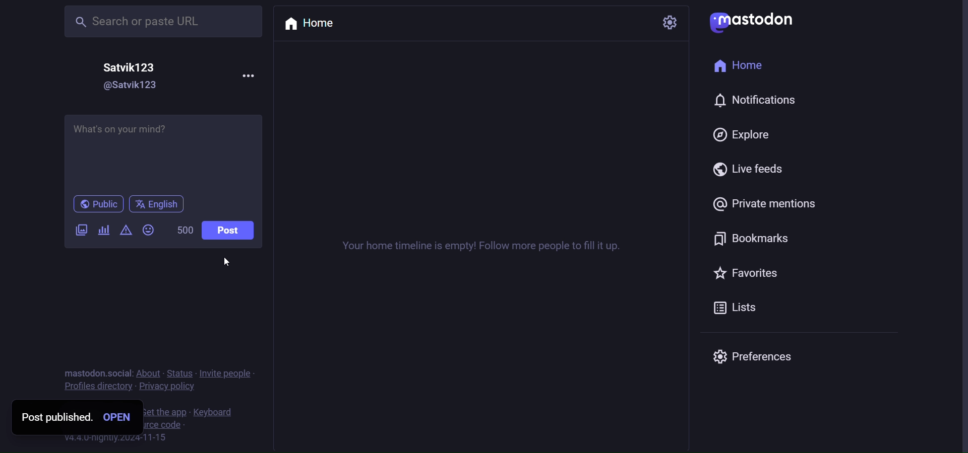  What do you see at coordinates (753, 170) in the screenshot?
I see `live feed` at bounding box center [753, 170].